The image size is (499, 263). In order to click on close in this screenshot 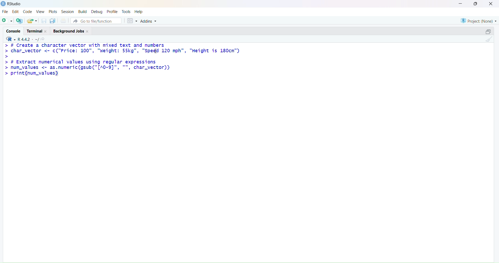, I will do `click(491, 4)`.